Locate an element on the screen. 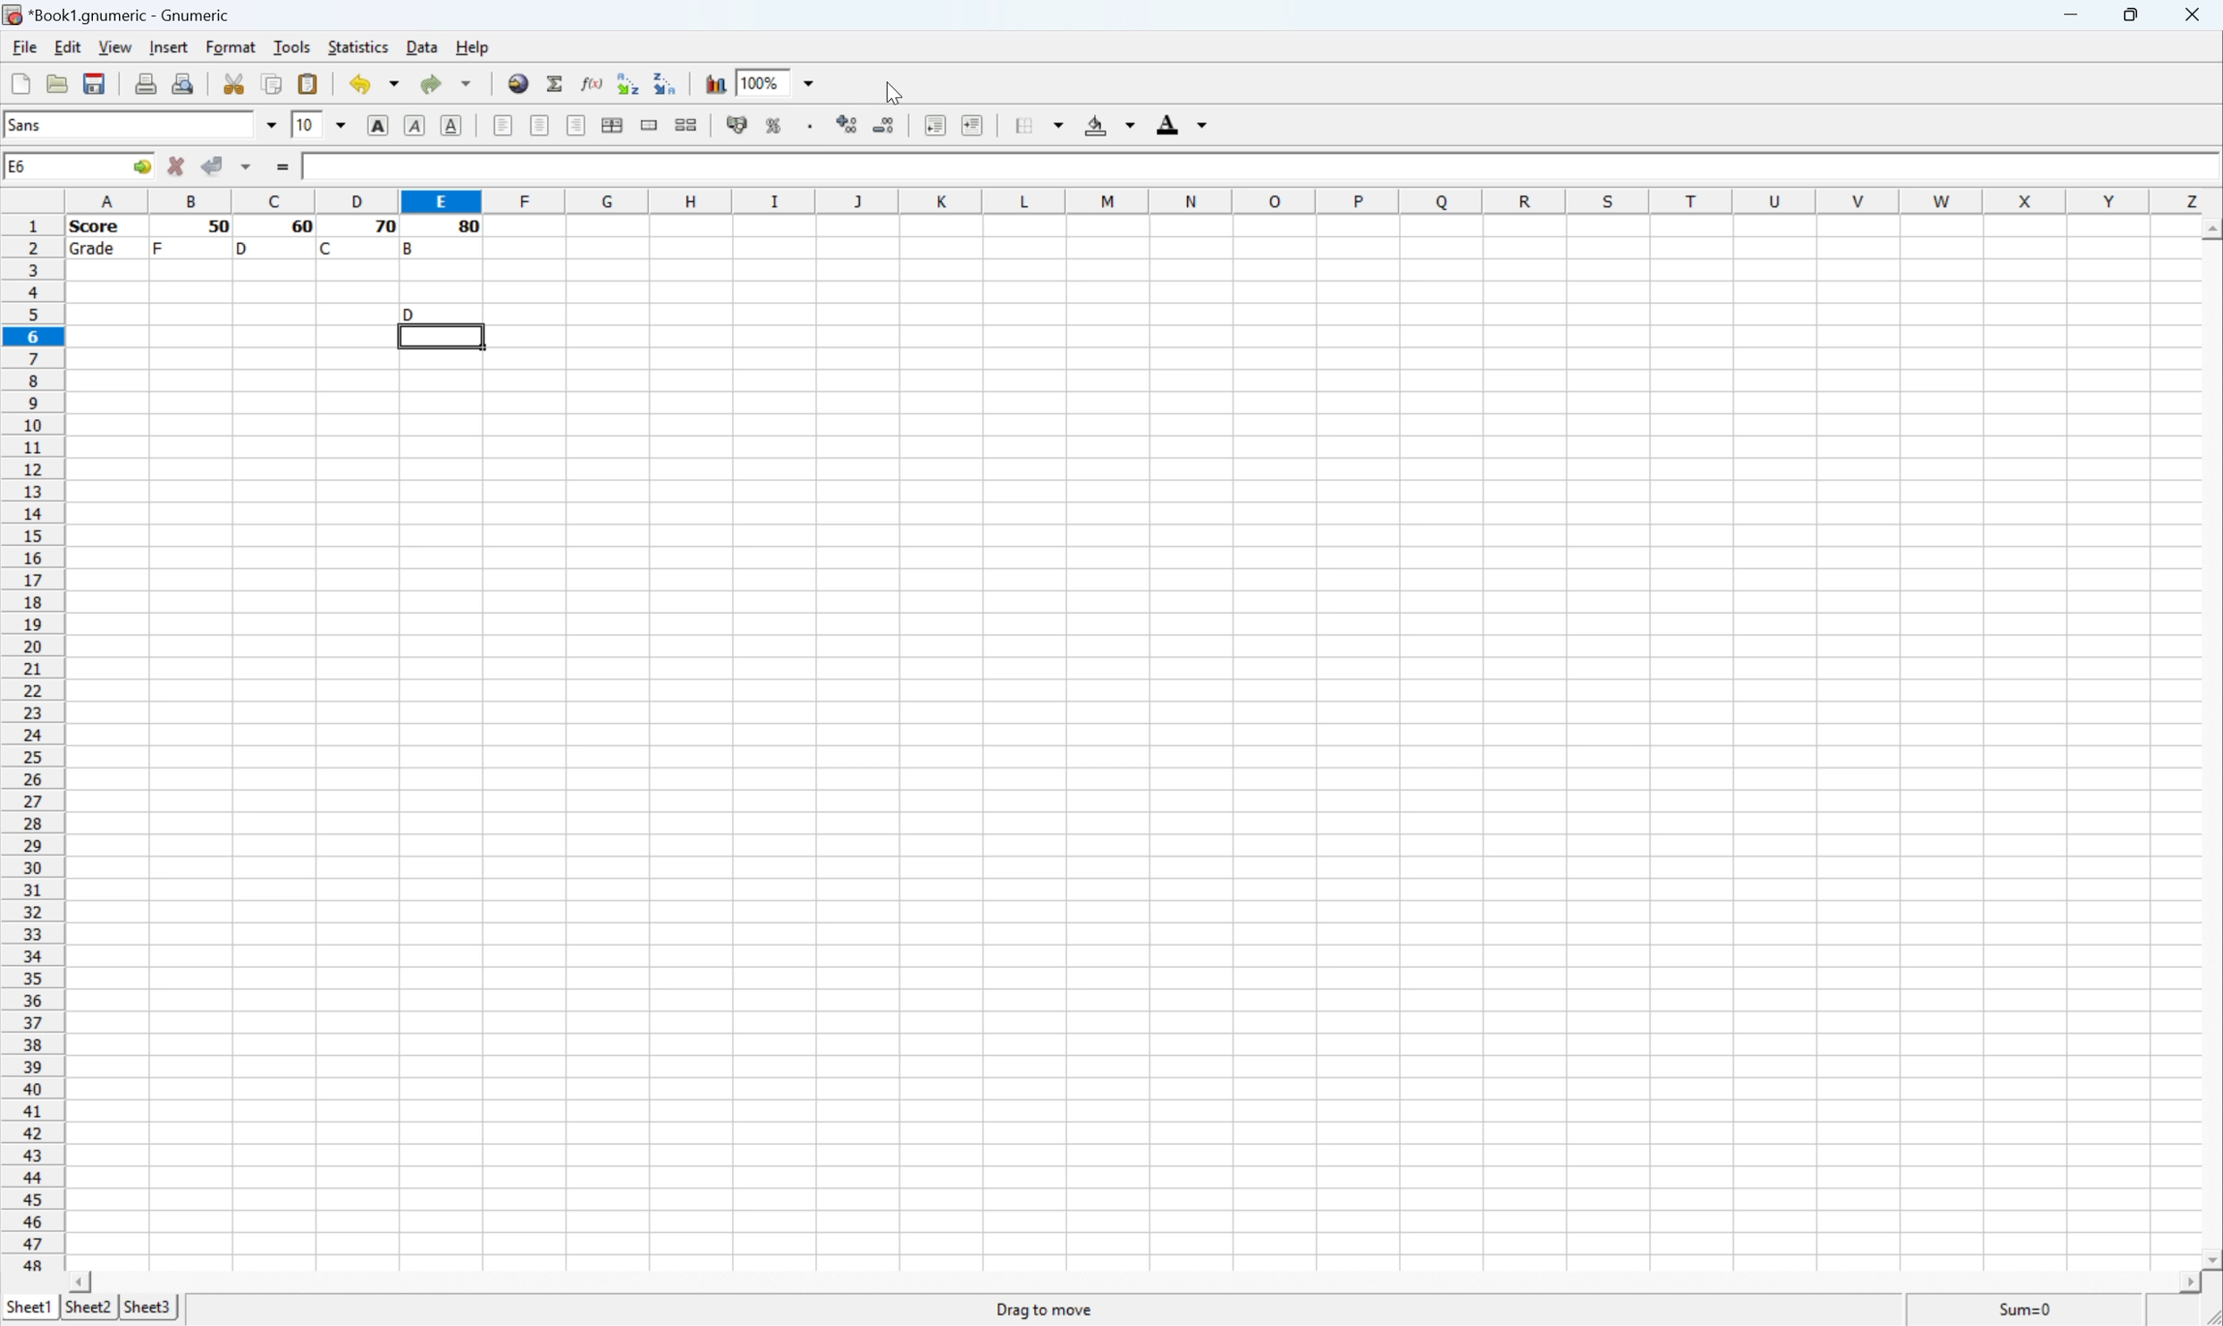 The image size is (2223, 1326). Background is located at coordinates (1115, 124).